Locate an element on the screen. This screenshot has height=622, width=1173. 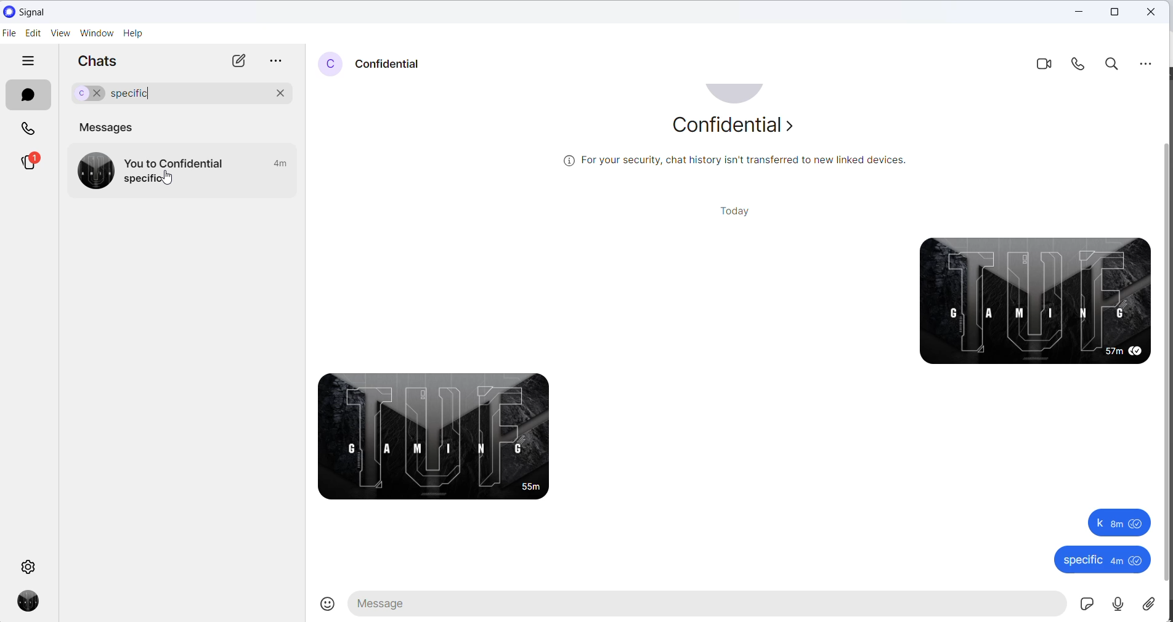
today heading is located at coordinates (736, 210).